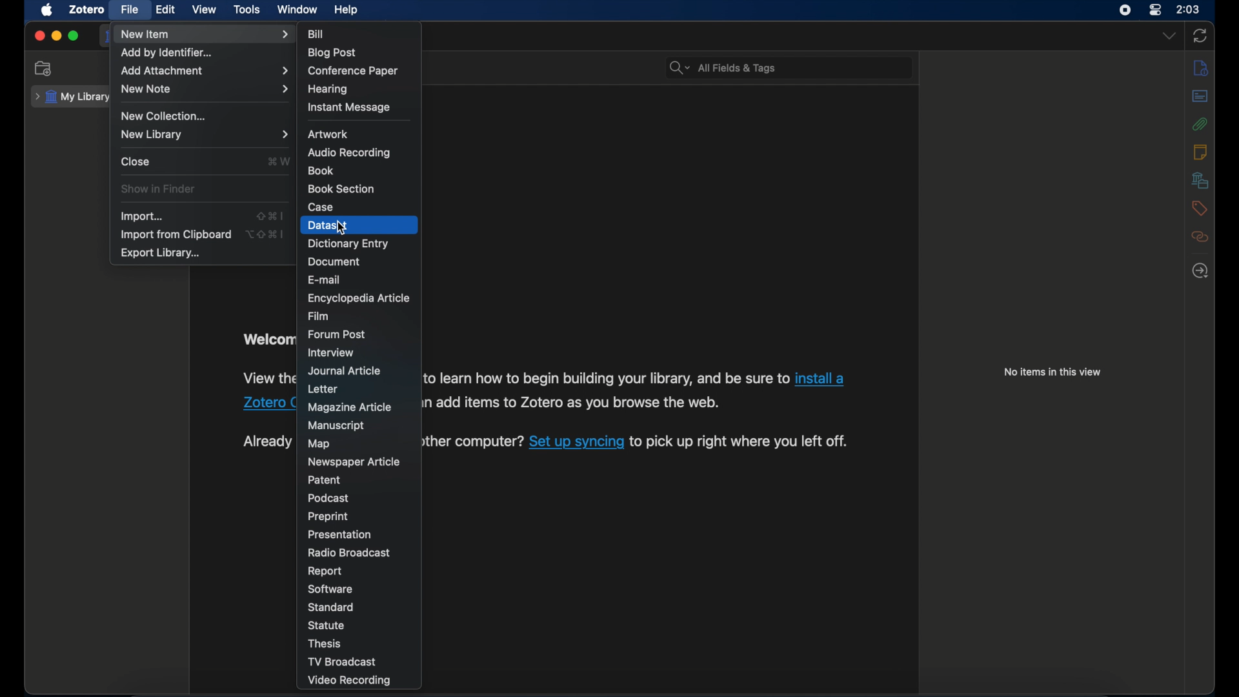  What do you see at coordinates (336, 263) in the screenshot?
I see `document` at bounding box center [336, 263].